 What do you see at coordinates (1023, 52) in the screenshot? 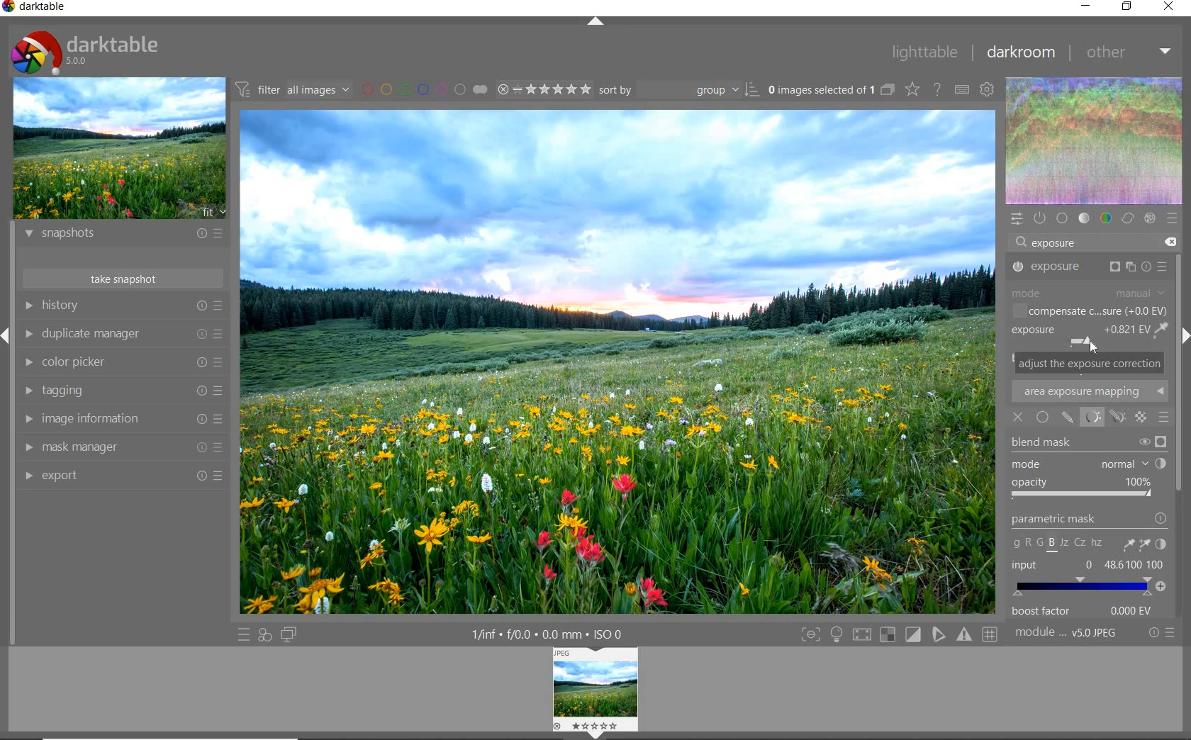
I see `darkroom` at bounding box center [1023, 52].